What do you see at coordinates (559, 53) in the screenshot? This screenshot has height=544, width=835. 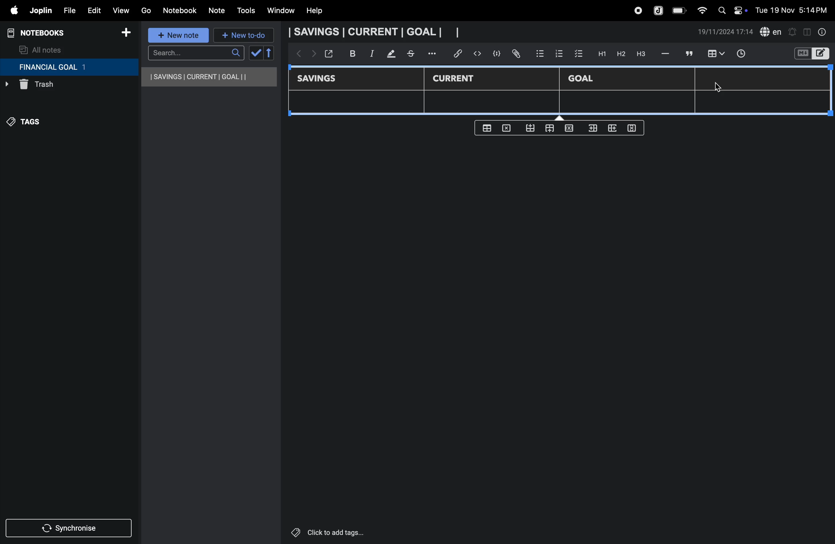 I see `numbered list` at bounding box center [559, 53].